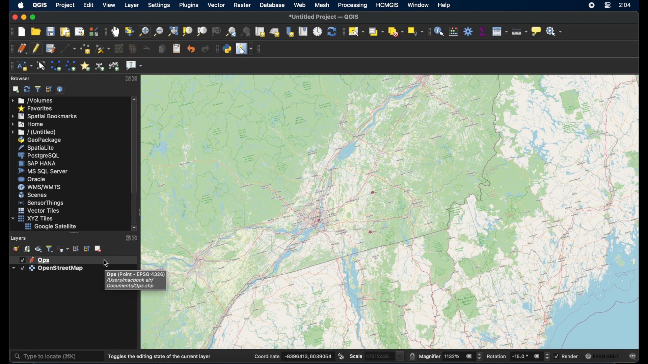 This screenshot has height=364, width=648. What do you see at coordinates (160, 6) in the screenshot?
I see `settings` at bounding box center [160, 6].